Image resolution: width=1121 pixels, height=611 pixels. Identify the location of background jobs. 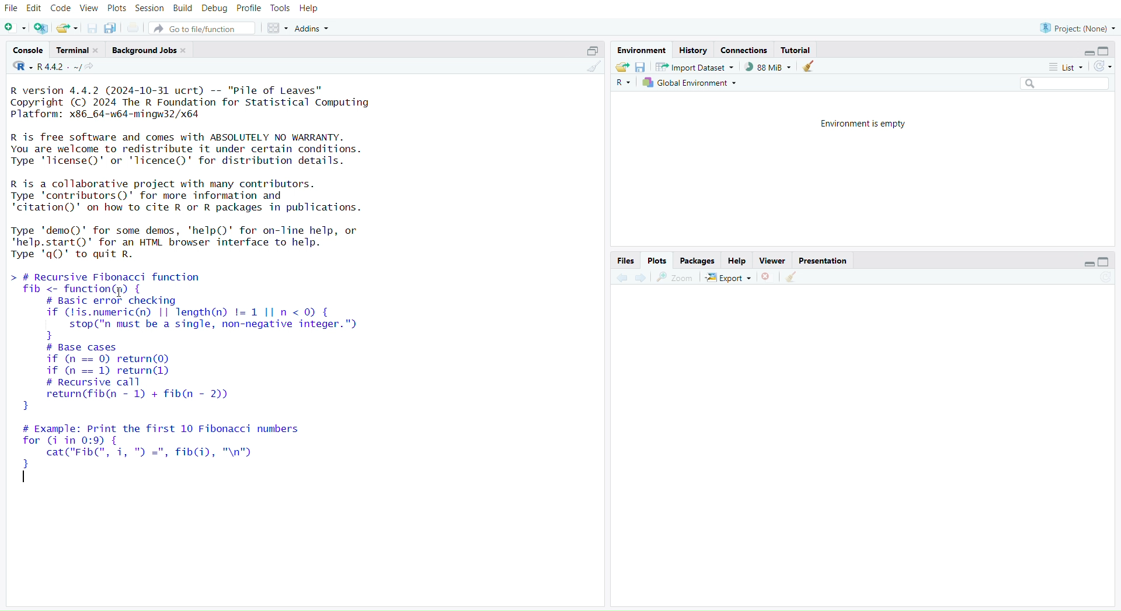
(150, 51).